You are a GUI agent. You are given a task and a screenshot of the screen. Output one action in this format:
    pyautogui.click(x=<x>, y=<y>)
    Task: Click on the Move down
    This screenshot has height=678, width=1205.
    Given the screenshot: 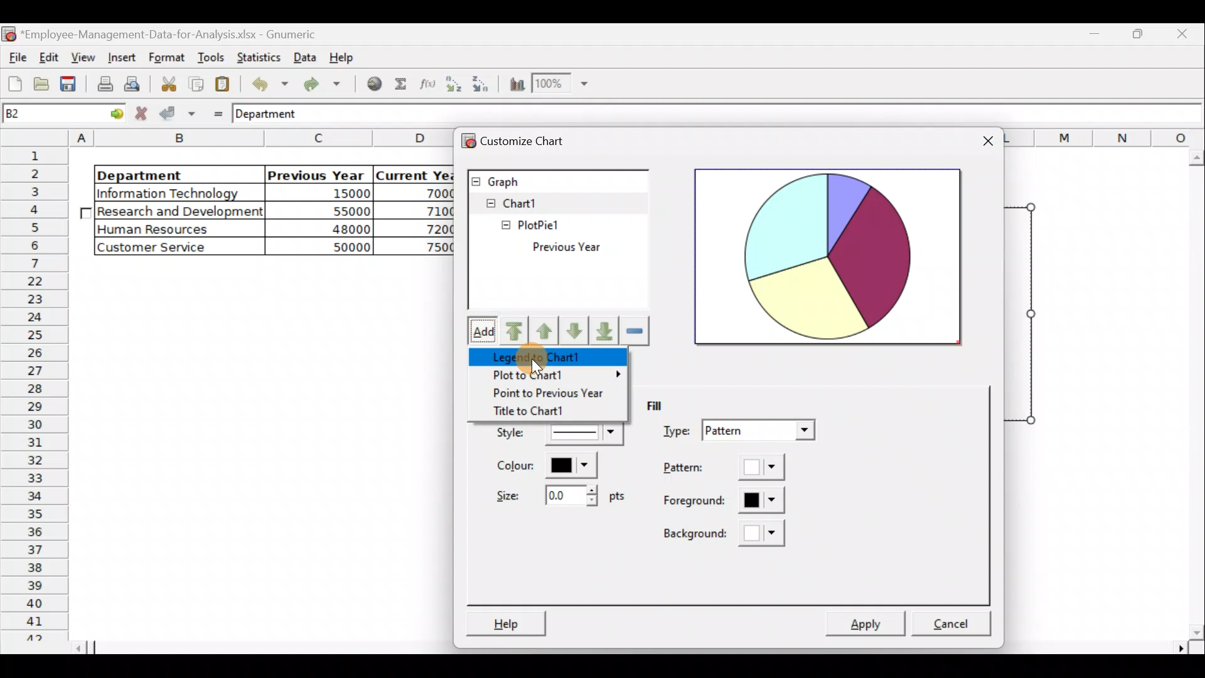 What is the action you would take?
    pyautogui.click(x=576, y=331)
    